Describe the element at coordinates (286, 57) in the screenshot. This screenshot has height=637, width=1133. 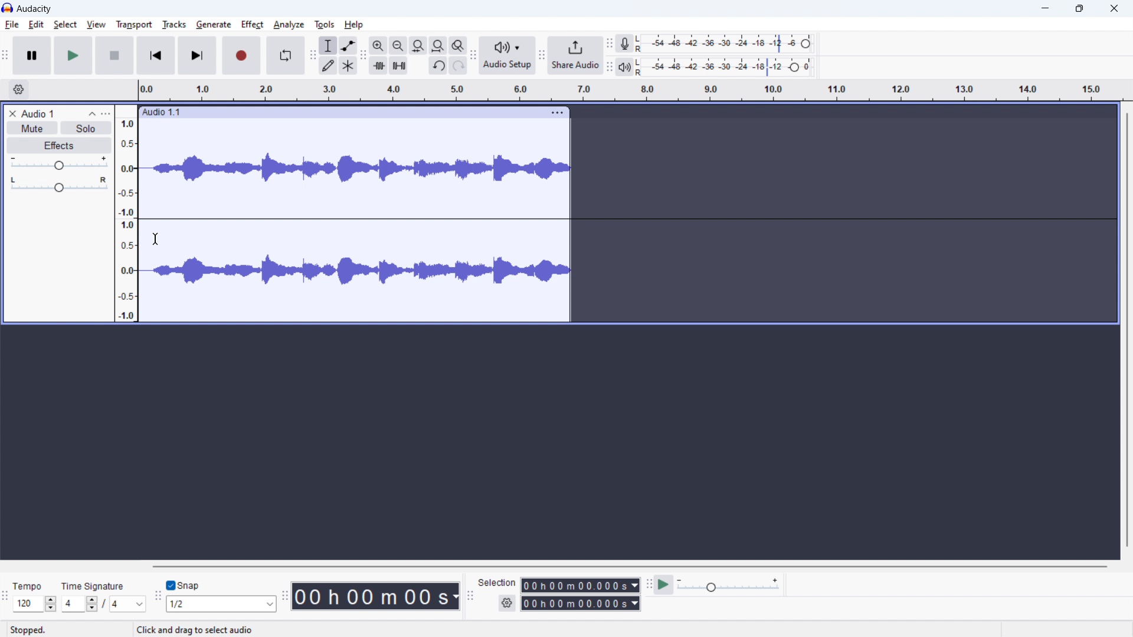
I see `enable loop` at that location.